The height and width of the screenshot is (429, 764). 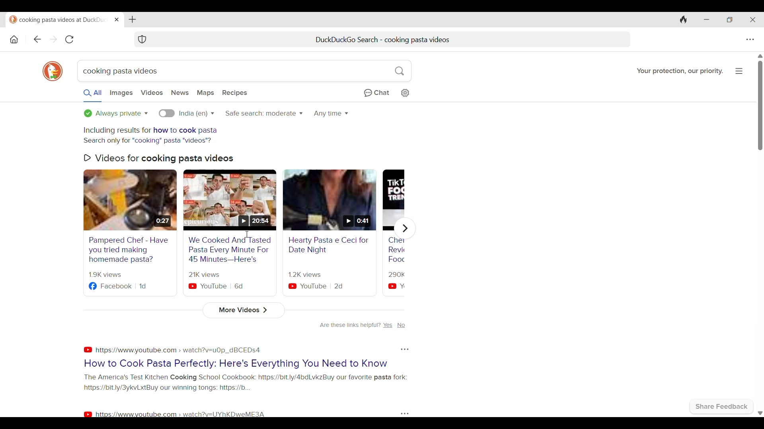 What do you see at coordinates (151, 131) in the screenshot?
I see `Including results for how to cook pasta` at bounding box center [151, 131].